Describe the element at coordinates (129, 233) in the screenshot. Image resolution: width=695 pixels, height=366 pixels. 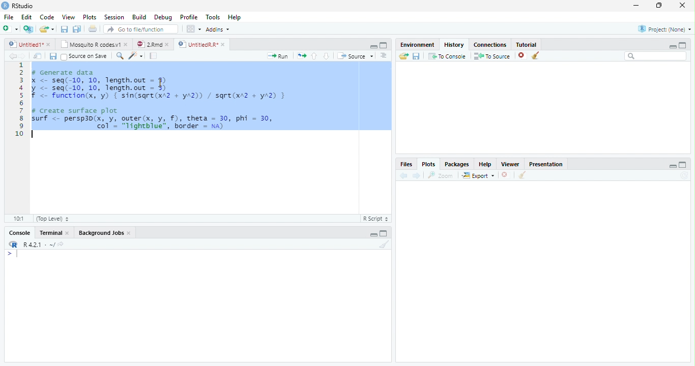
I see `Close` at that location.